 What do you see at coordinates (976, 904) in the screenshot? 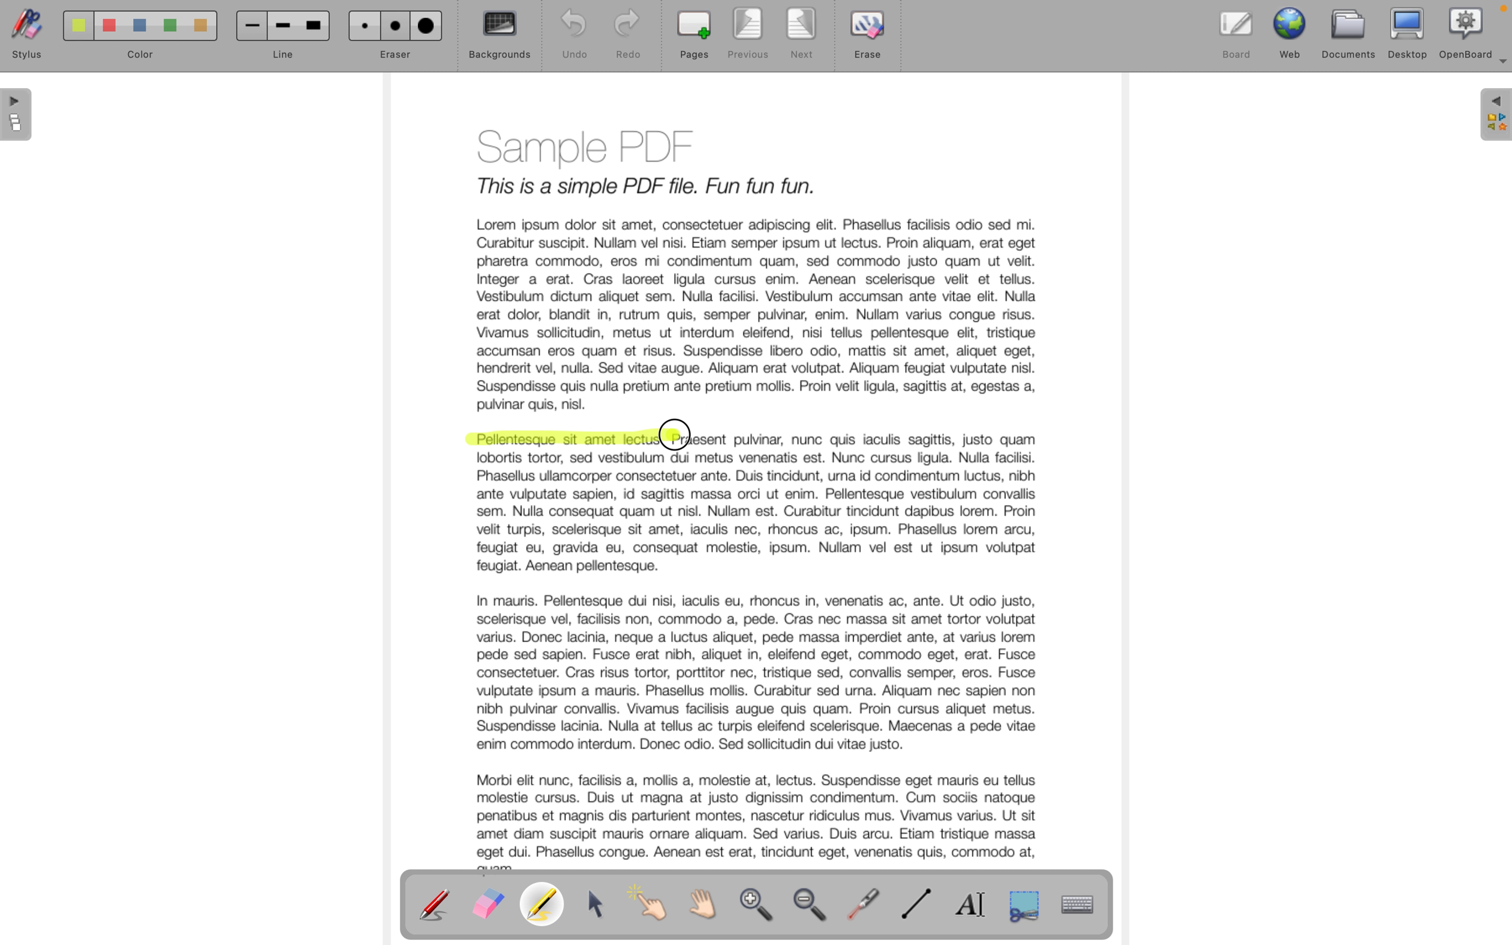
I see `write text` at bounding box center [976, 904].